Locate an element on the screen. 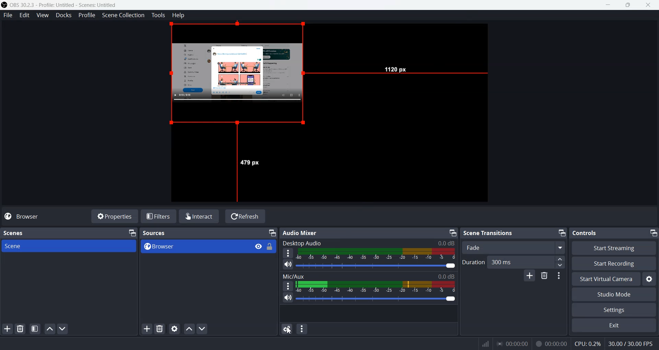 The width and height of the screenshot is (659, 350). ‘OBS 30.2.3 - Profile: Untitled - Scenes: Untitled is located at coordinates (65, 5).